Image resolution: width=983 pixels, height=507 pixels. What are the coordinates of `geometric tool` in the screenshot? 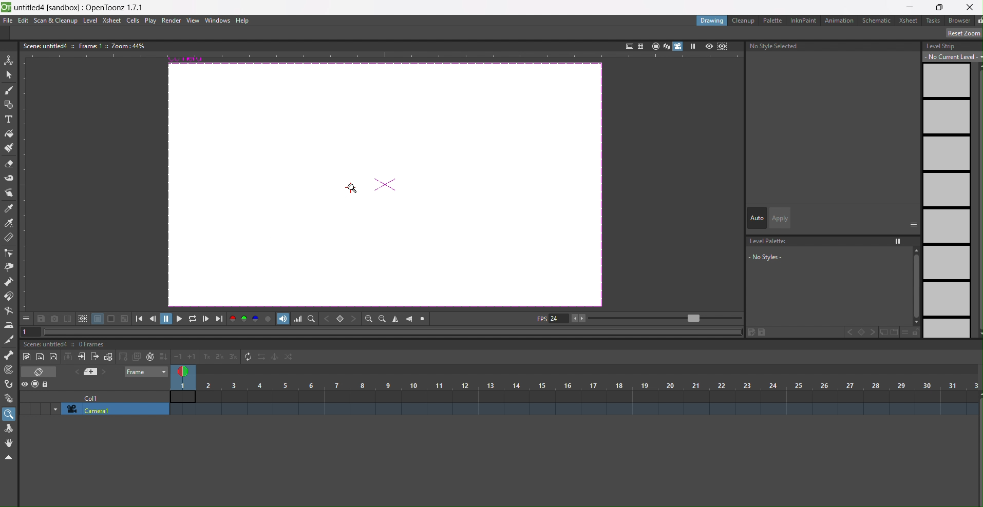 It's located at (9, 105).